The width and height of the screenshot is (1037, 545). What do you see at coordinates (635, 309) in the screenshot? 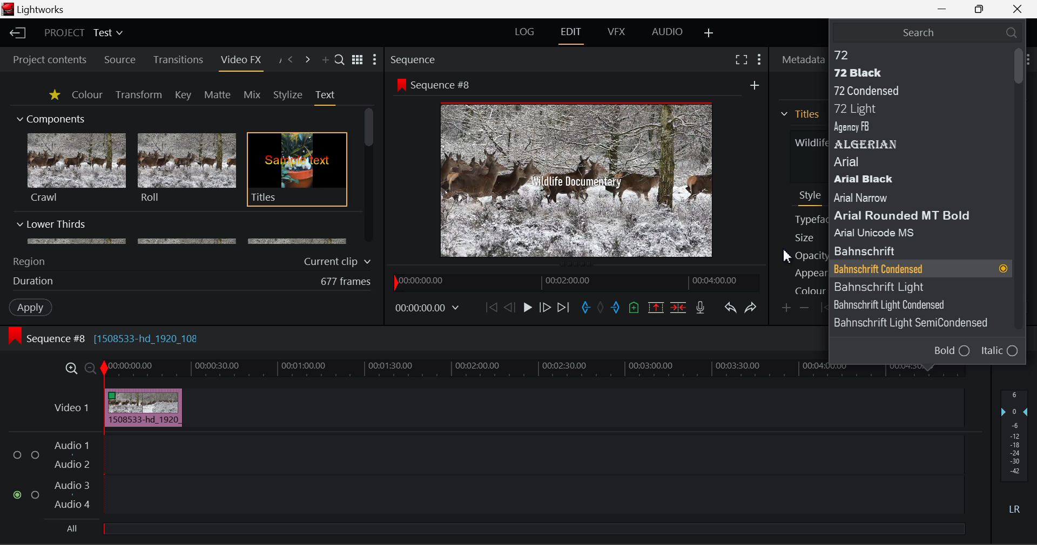
I see `Mark Cue` at bounding box center [635, 309].